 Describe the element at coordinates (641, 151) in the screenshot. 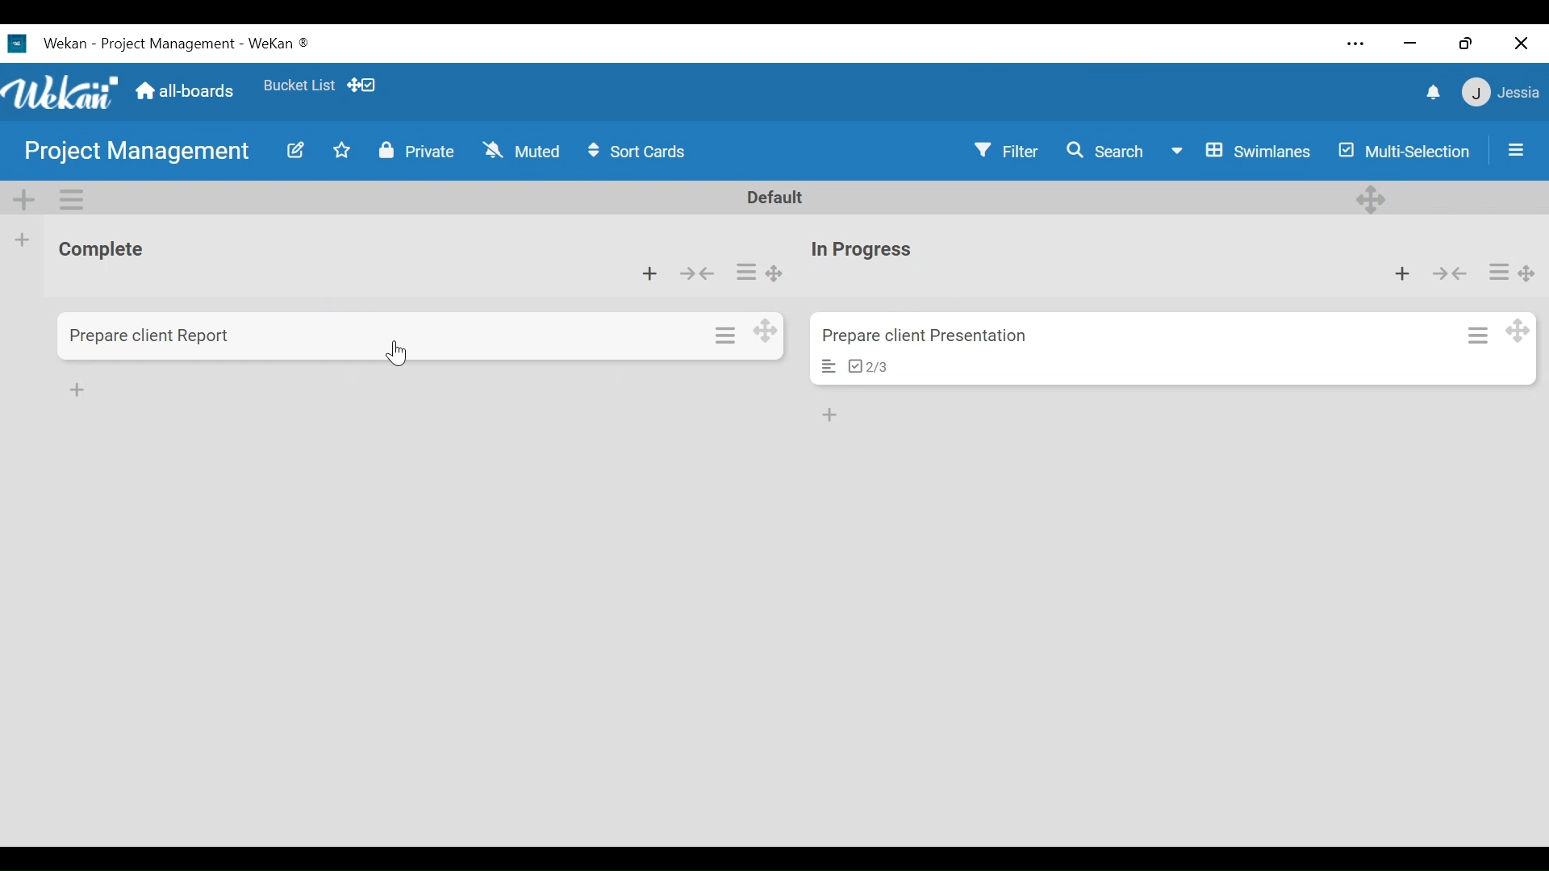

I see `` at that location.